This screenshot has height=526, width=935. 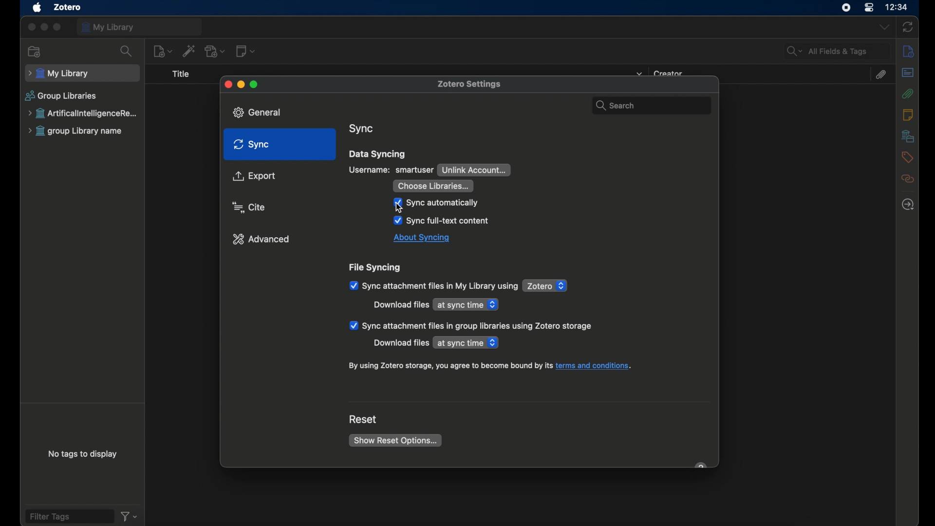 What do you see at coordinates (907, 179) in the screenshot?
I see `related` at bounding box center [907, 179].